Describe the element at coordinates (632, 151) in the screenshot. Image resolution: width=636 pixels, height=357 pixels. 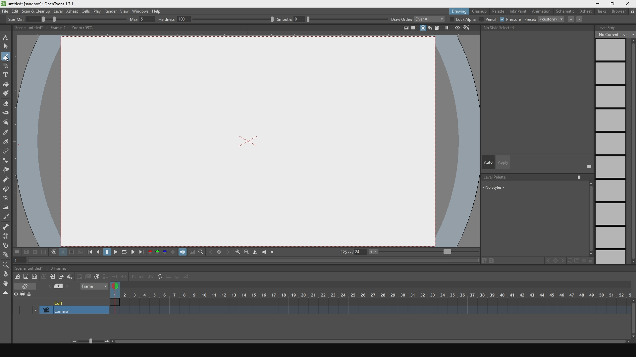
I see `vertical slider` at that location.